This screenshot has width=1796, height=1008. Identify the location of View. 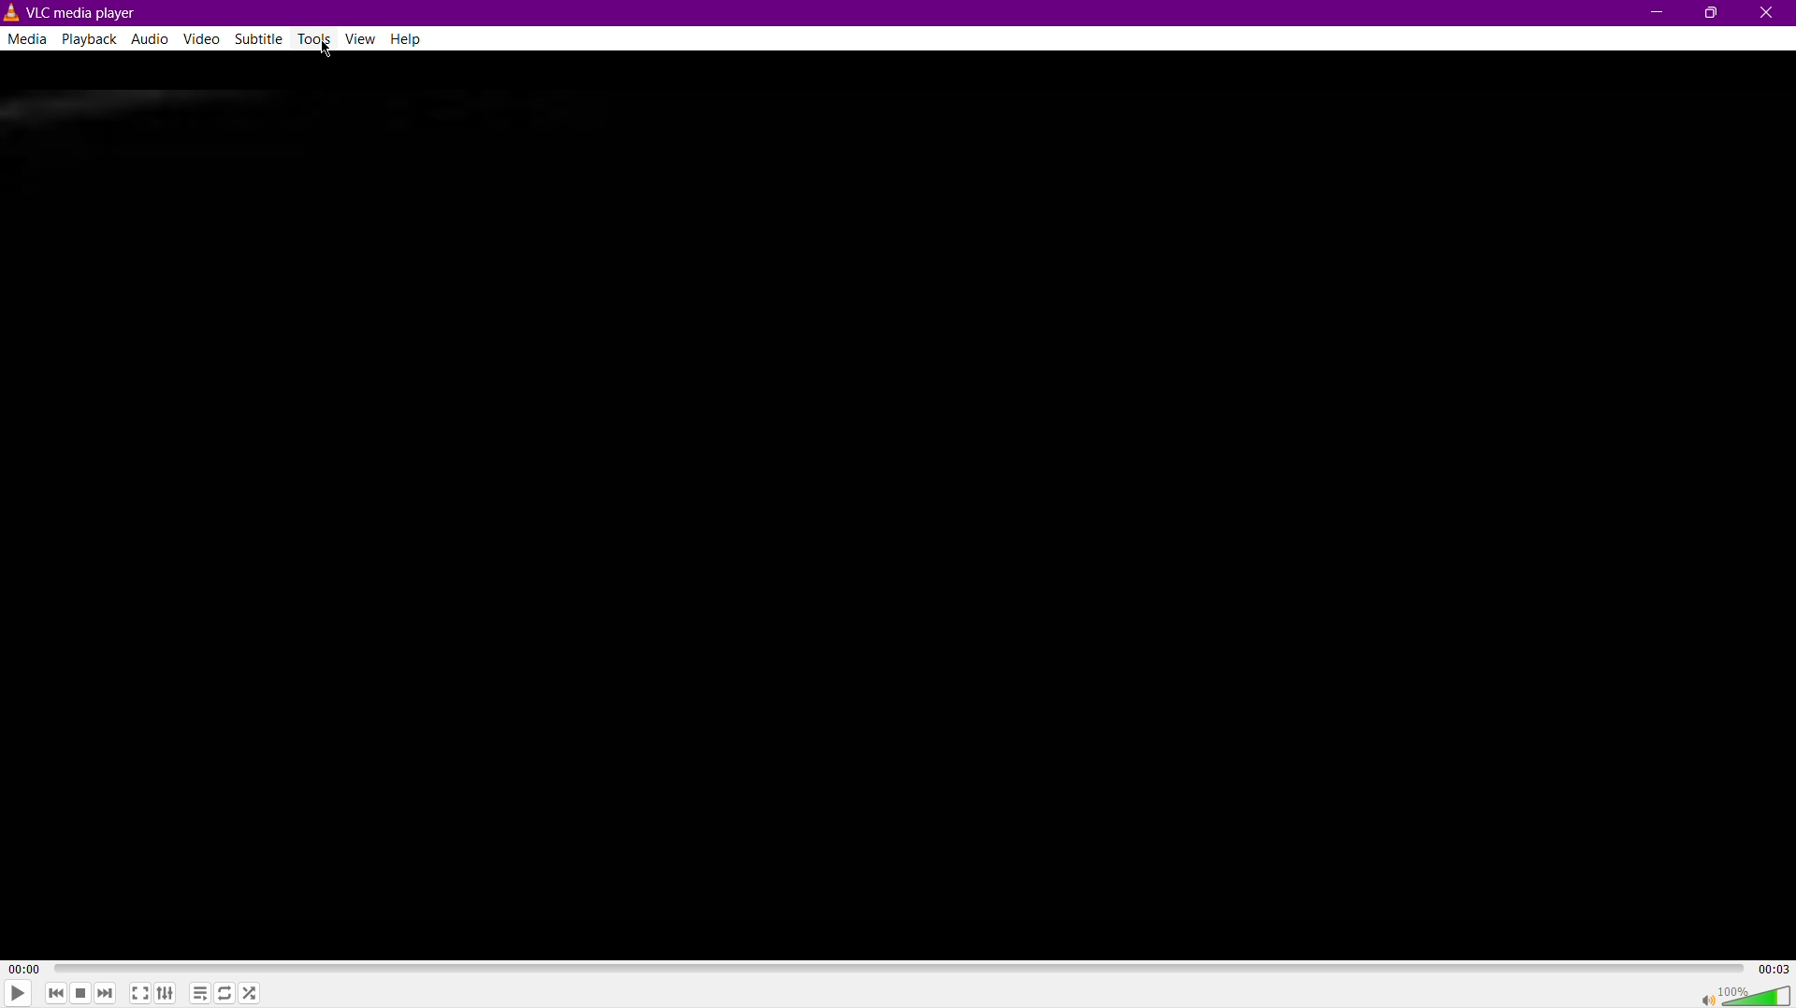
(363, 40).